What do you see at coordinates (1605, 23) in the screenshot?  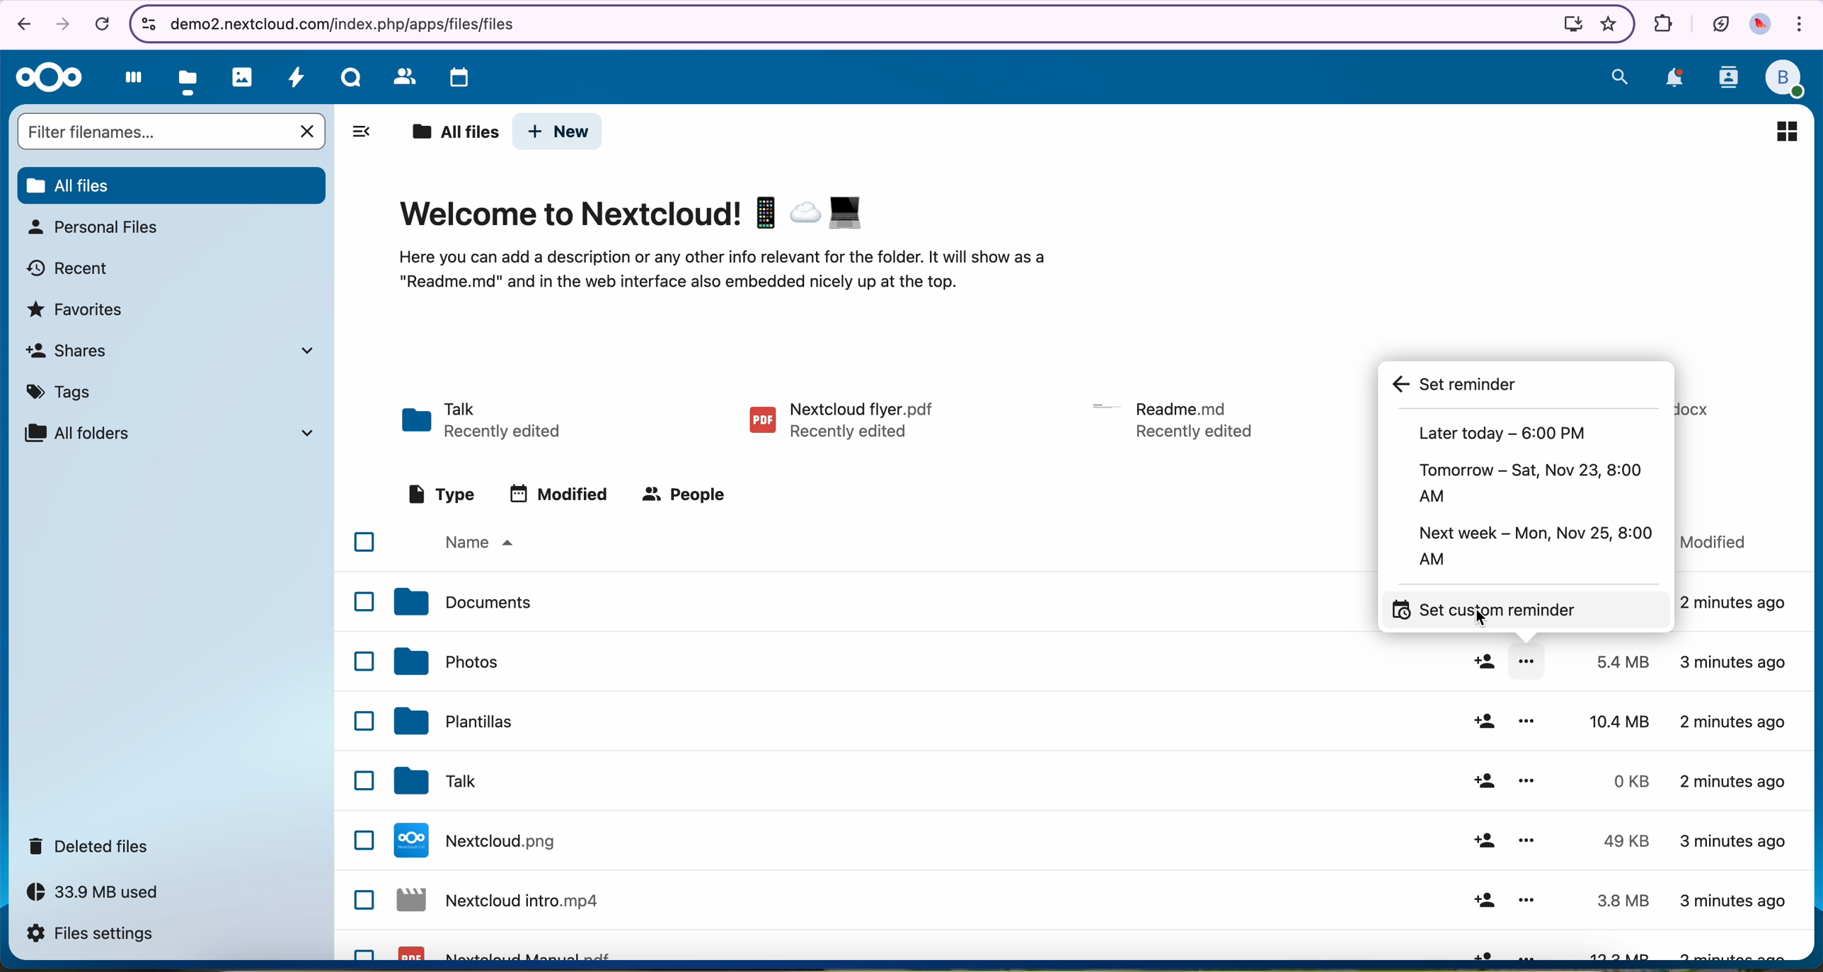 I see `favorites` at bounding box center [1605, 23].